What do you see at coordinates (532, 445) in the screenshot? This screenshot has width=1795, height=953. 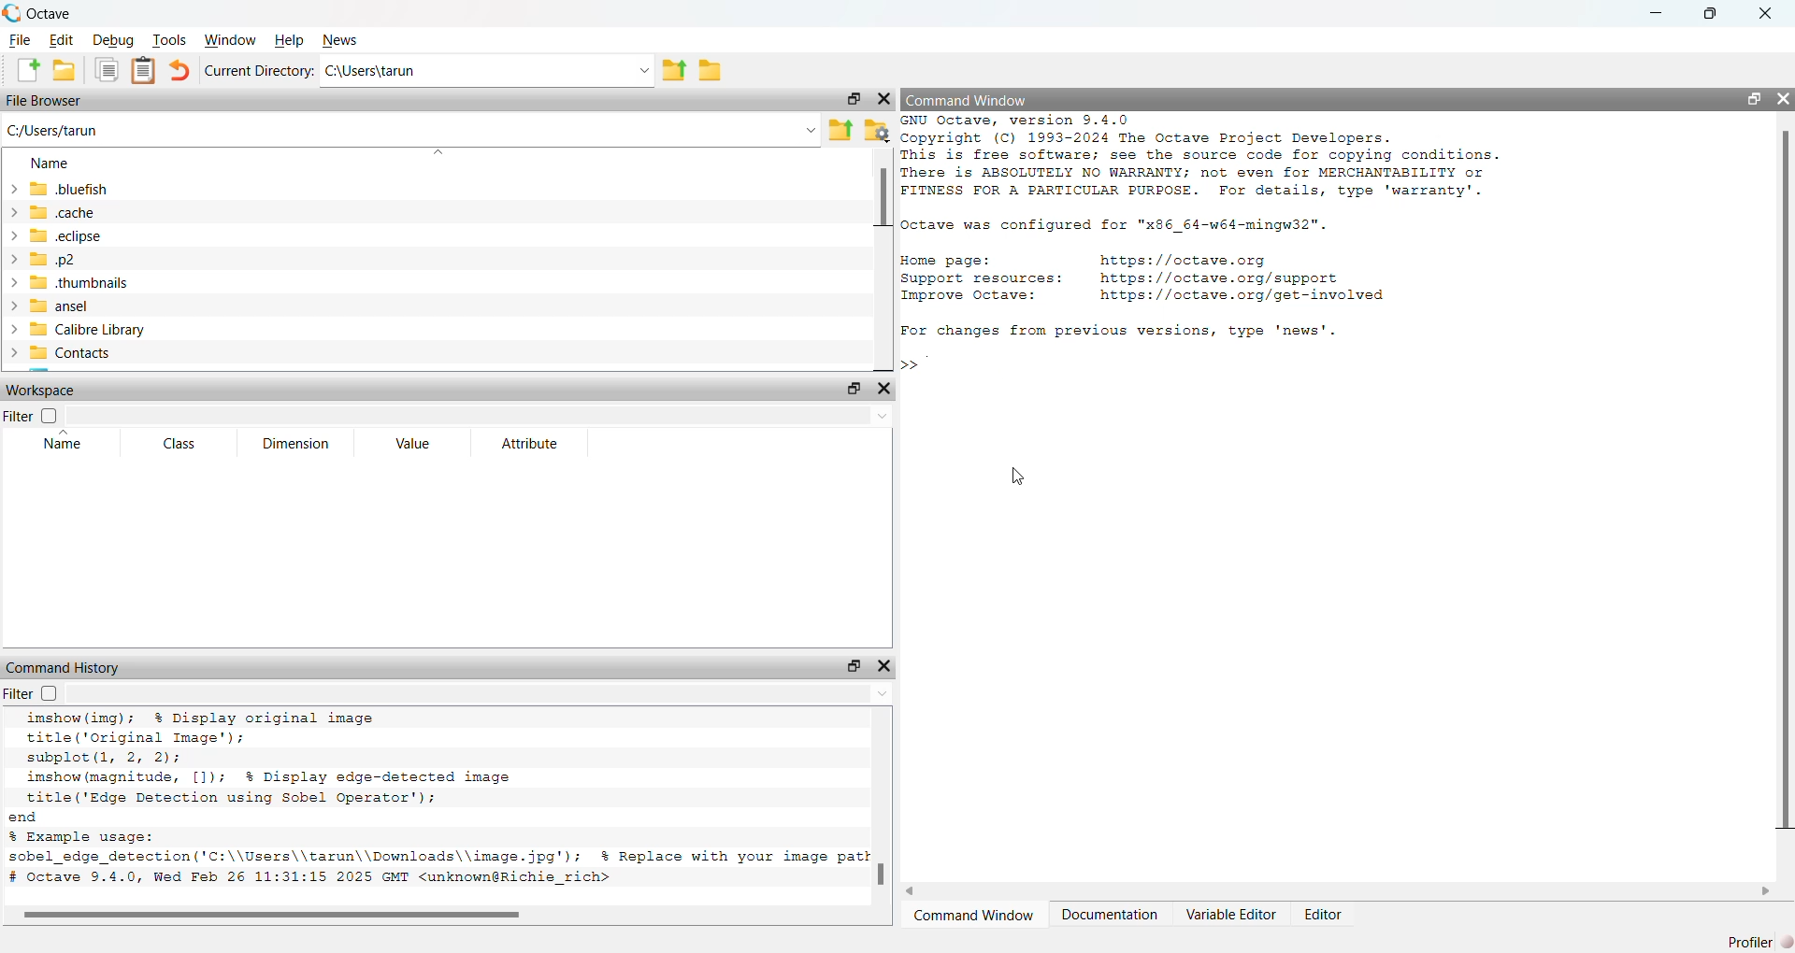 I see `Attribute` at bounding box center [532, 445].